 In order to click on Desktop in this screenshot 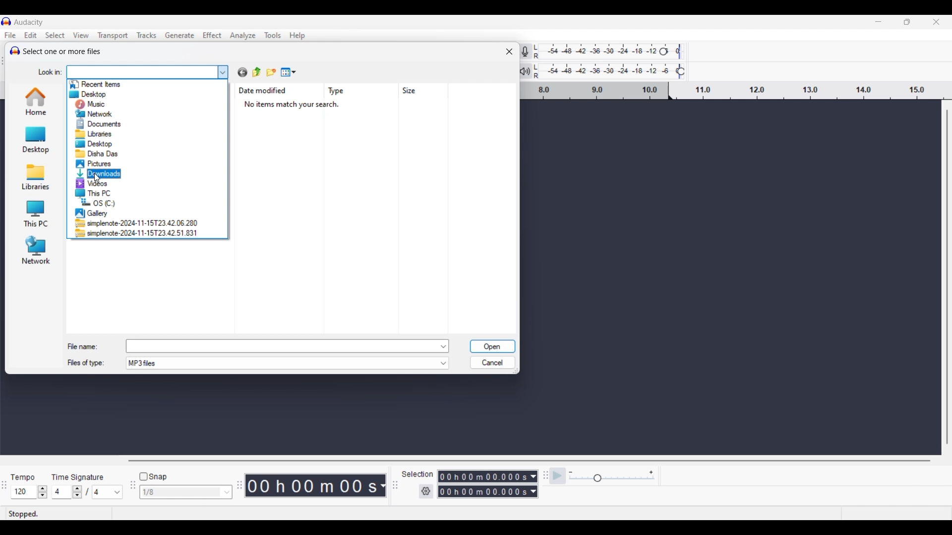, I will do `click(98, 143)`.